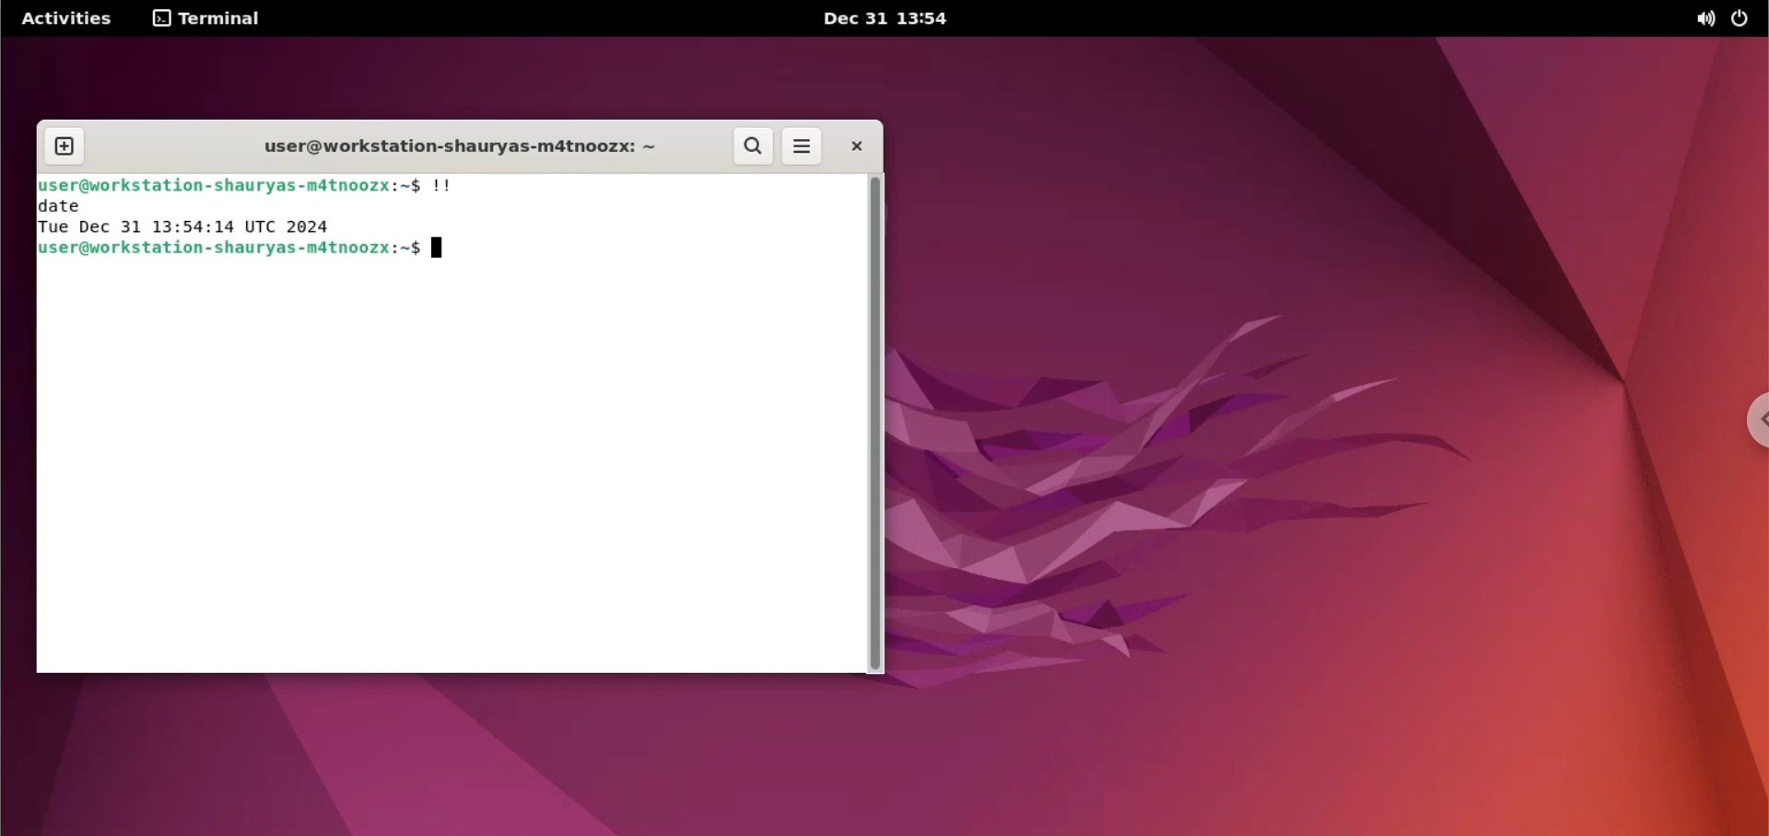 This screenshot has width=1769, height=836. What do you see at coordinates (888, 21) in the screenshot?
I see `Dec 31 13:54` at bounding box center [888, 21].